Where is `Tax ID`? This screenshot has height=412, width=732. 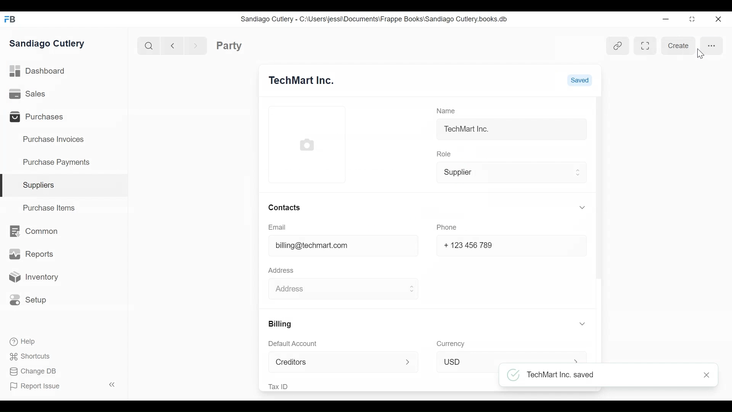
Tax ID is located at coordinates (281, 386).